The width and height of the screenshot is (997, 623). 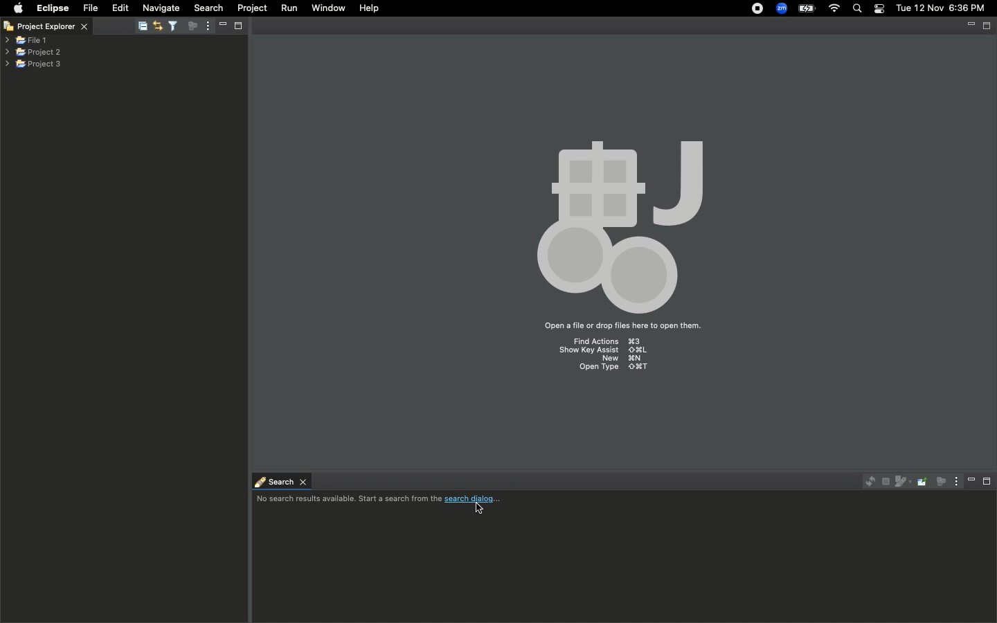 I want to click on Select and deselect filters , so click(x=176, y=24).